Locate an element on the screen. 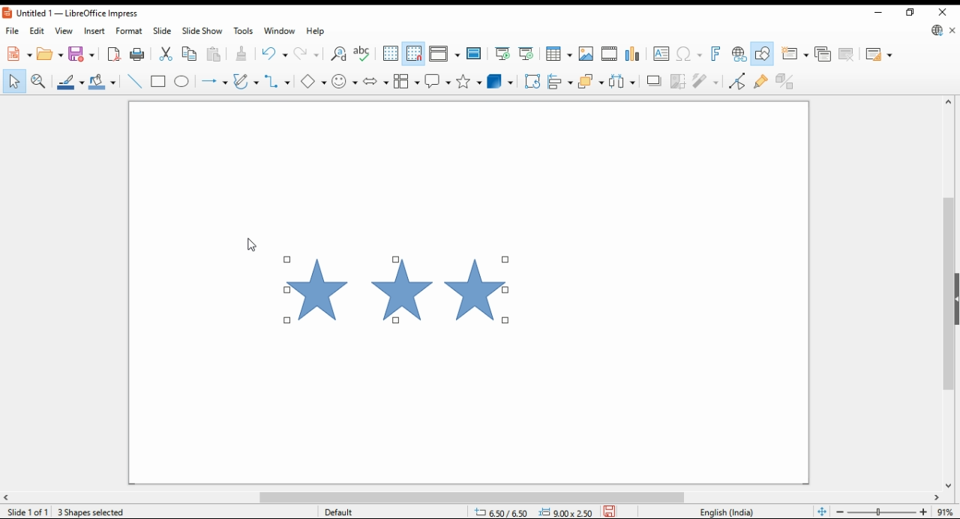  crop is located at coordinates (677, 81).